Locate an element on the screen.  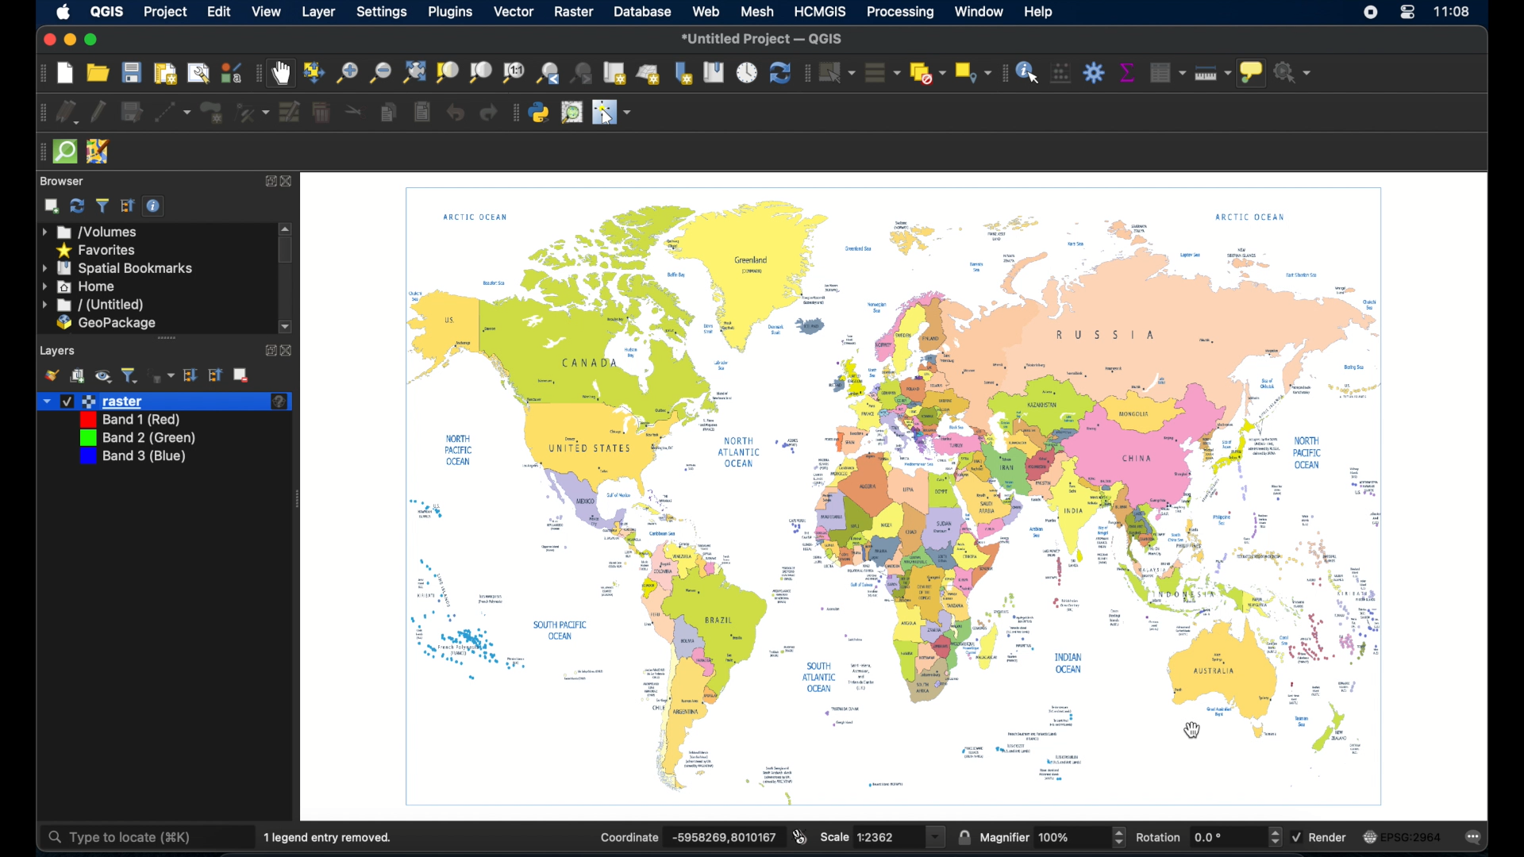
render is located at coordinates (1332, 838).